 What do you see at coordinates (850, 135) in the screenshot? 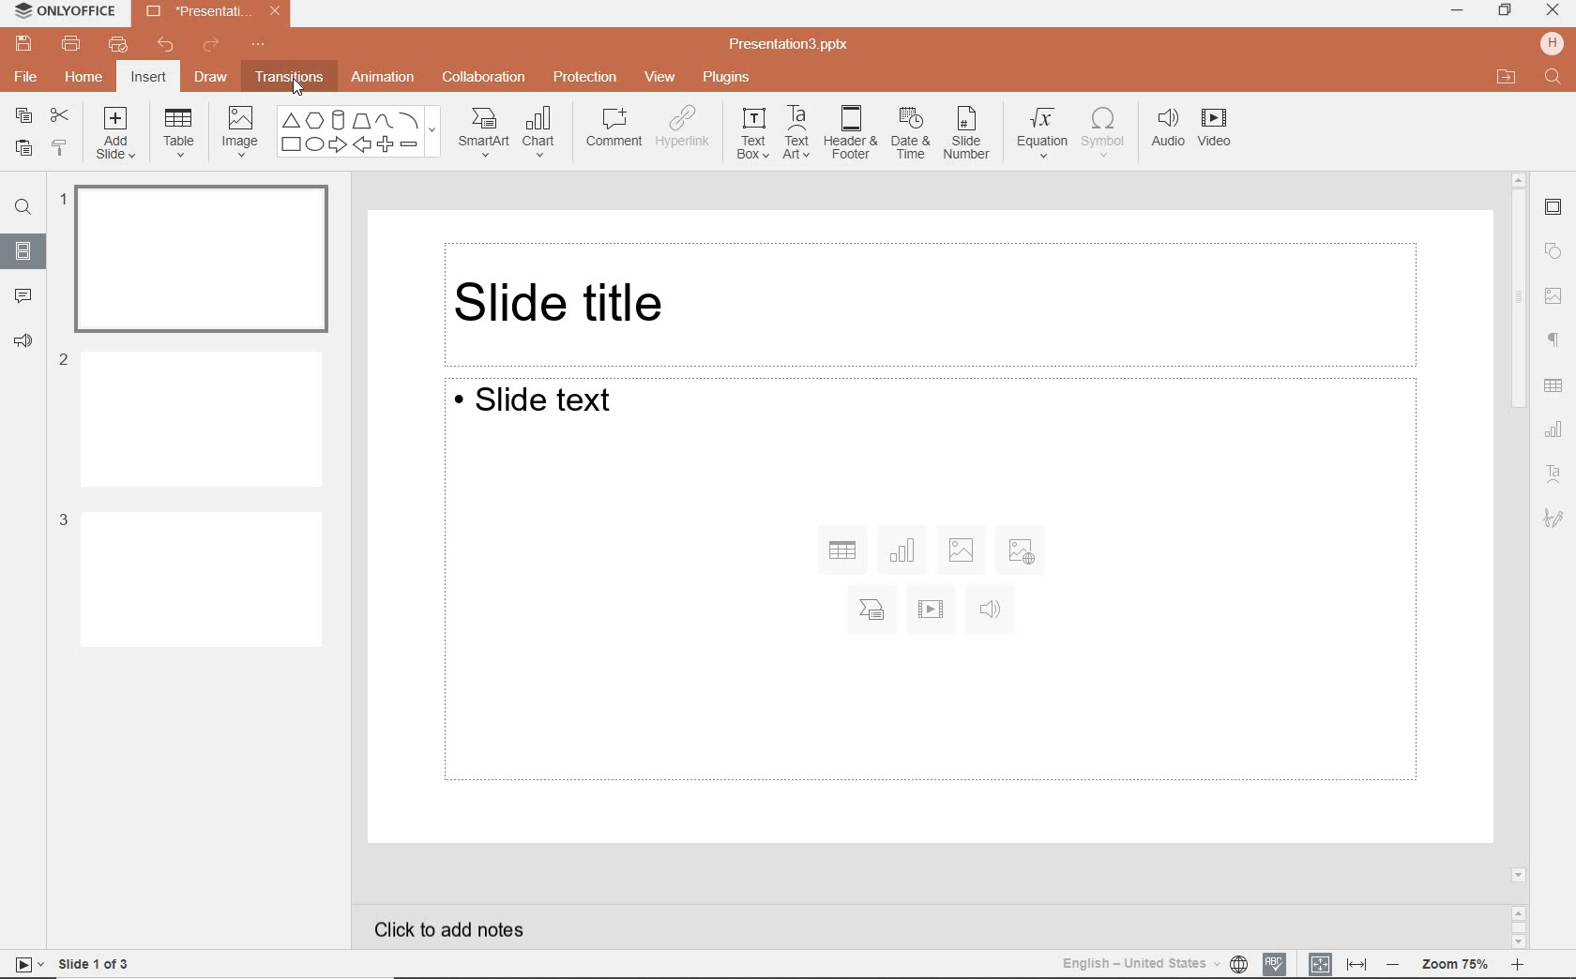
I see `HEADER & FOOTER ` at bounding box center [850, 135].